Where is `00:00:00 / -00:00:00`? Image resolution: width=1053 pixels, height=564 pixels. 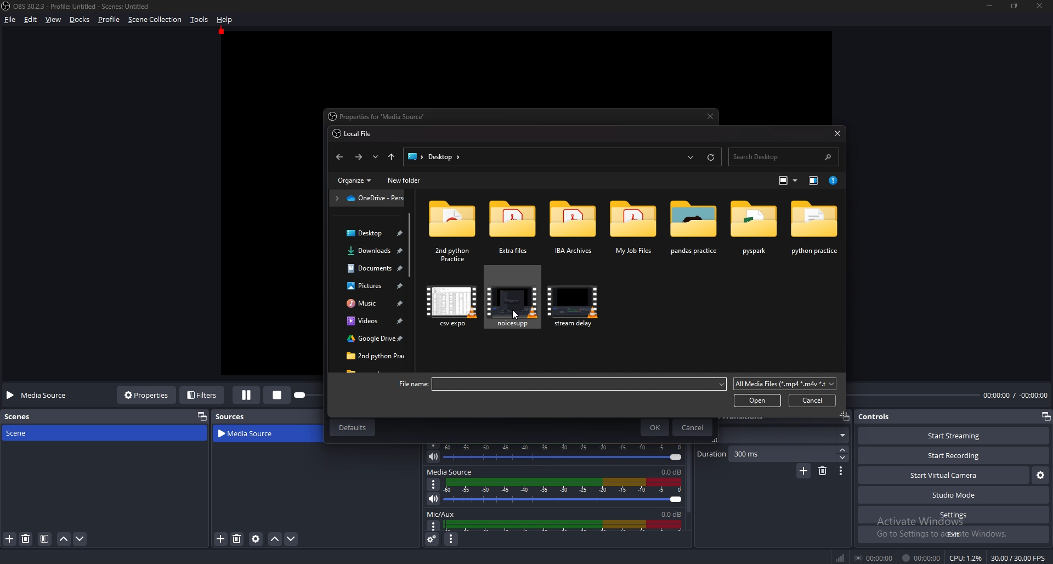 00:00:00 / -00:00:00 is located at coordinates (1016, 394).